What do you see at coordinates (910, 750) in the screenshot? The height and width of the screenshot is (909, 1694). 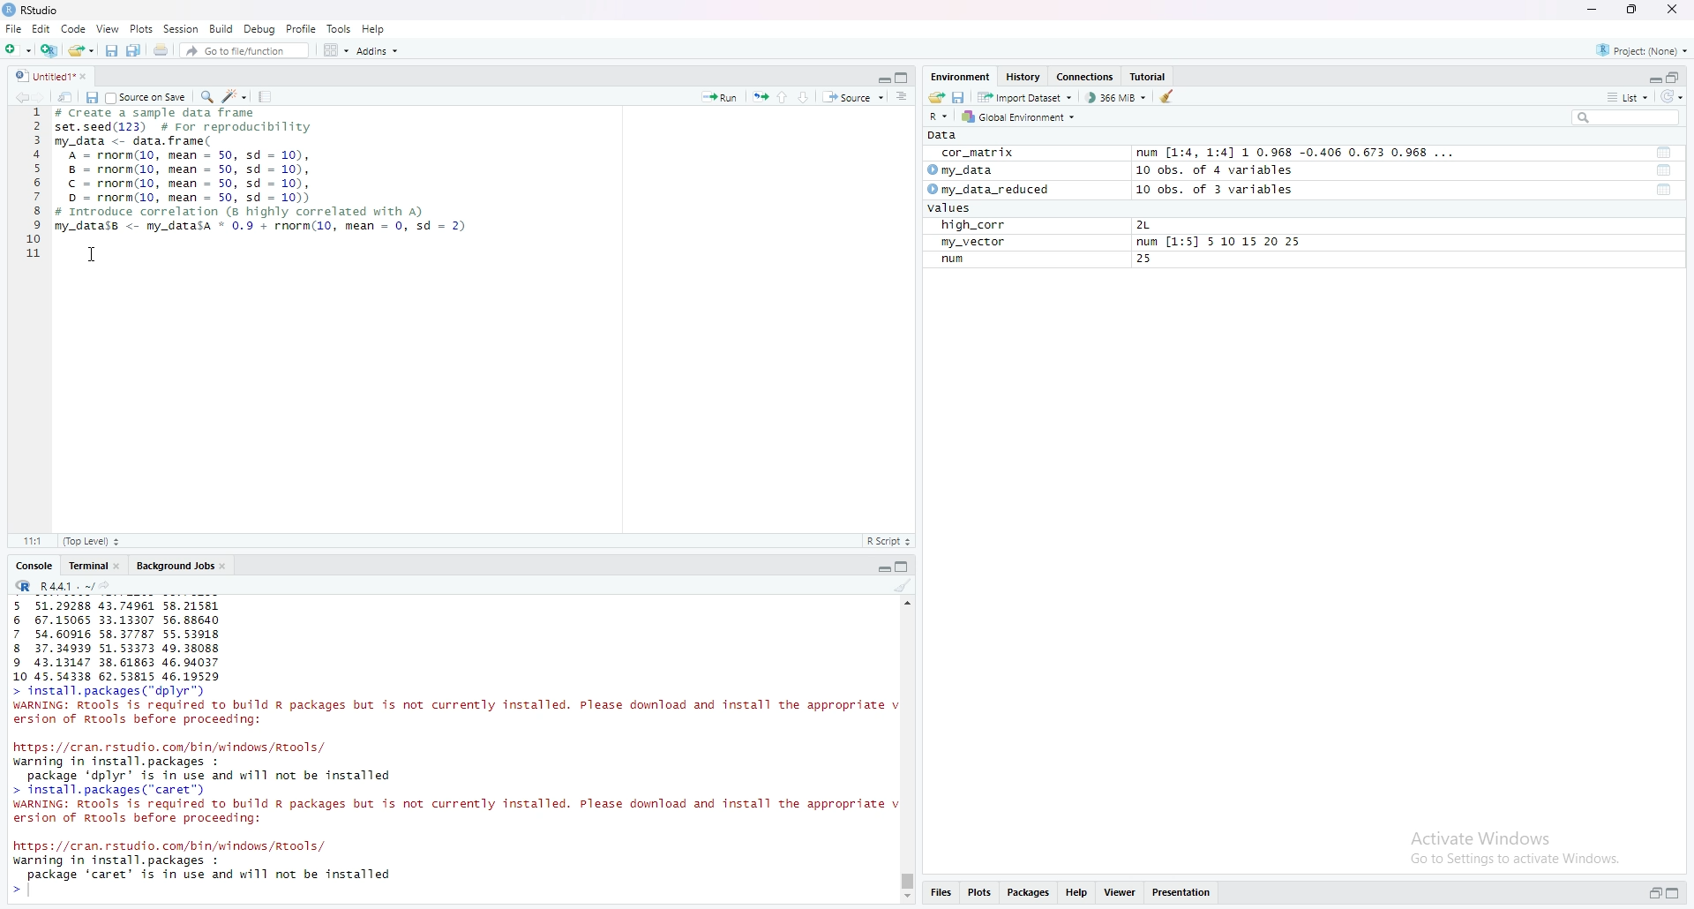 I see `scrollbar` at bounding box center [910, 750].